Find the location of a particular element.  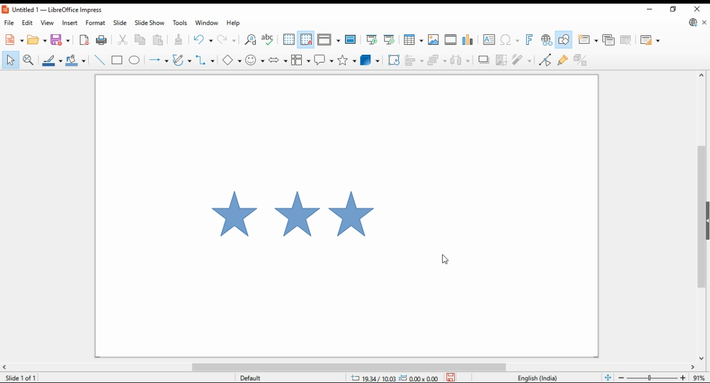

stars and banners is located at coordinates (346, 60).